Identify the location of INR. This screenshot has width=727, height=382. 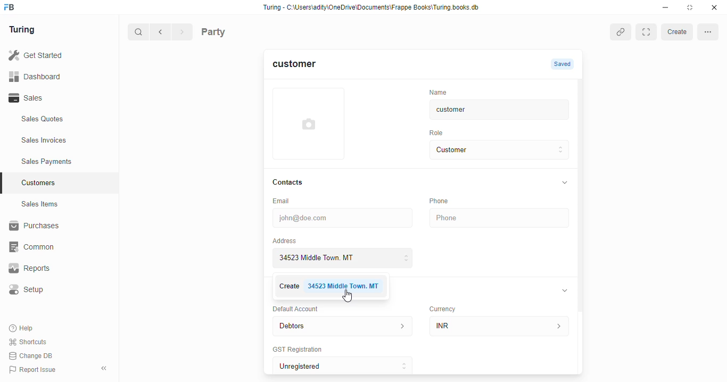
(500, 324).